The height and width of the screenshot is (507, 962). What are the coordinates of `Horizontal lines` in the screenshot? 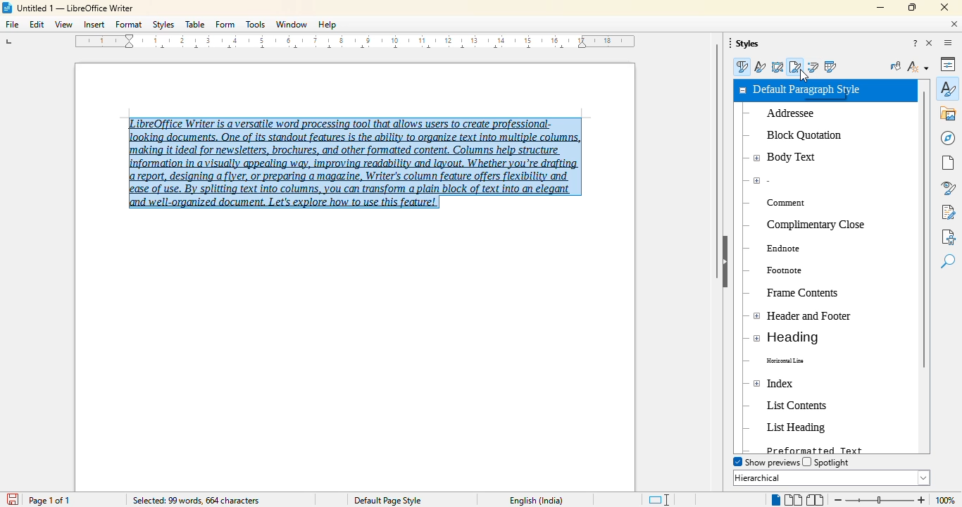 It's located at (794, 361).